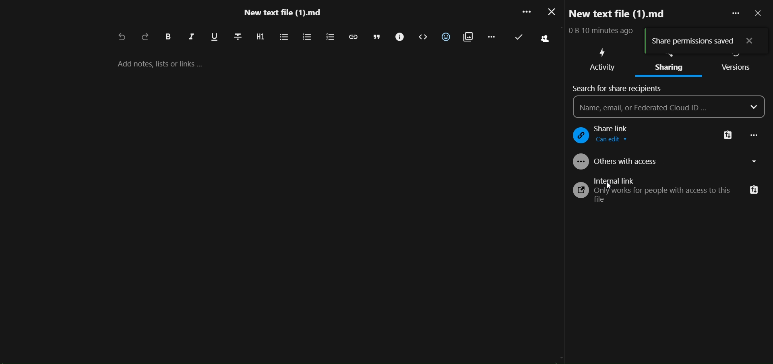 This screenshot has height=364, width=773. I want to click on text, so click(606, 32).